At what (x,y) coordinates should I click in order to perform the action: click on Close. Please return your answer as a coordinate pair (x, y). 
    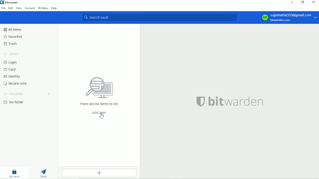
    Looking at the image, I should click on (313, 2).